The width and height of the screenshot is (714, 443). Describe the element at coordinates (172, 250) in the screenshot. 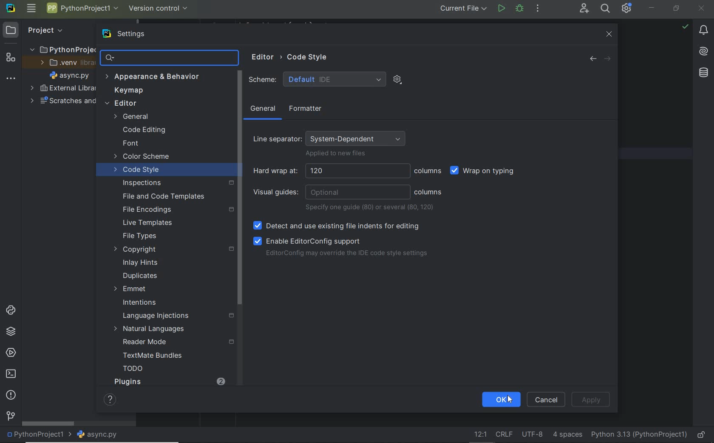

I see `copyright` at that location.